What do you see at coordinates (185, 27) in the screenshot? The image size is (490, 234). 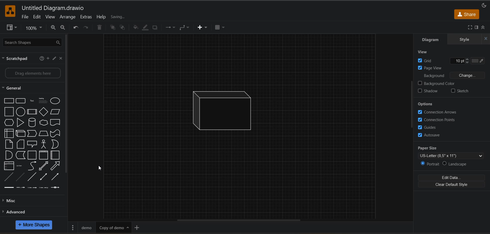 I see `waypoints` at bounding box center [185, 27].